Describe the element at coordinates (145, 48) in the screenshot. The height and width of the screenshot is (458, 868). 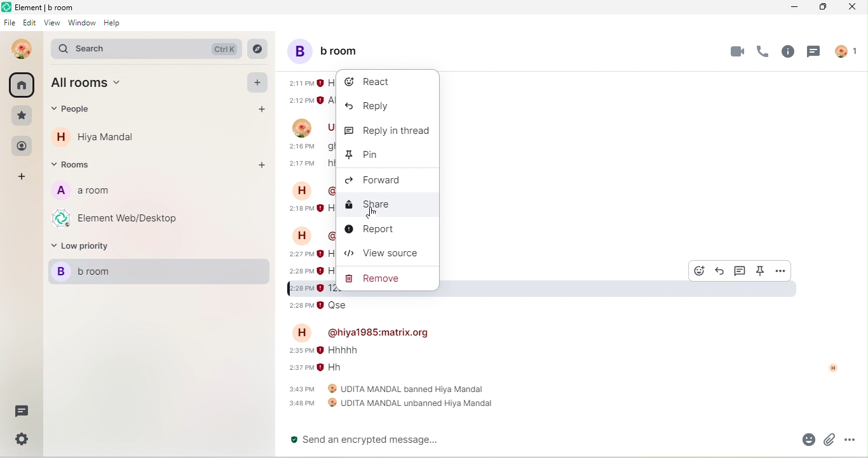
I see `search` at that location.